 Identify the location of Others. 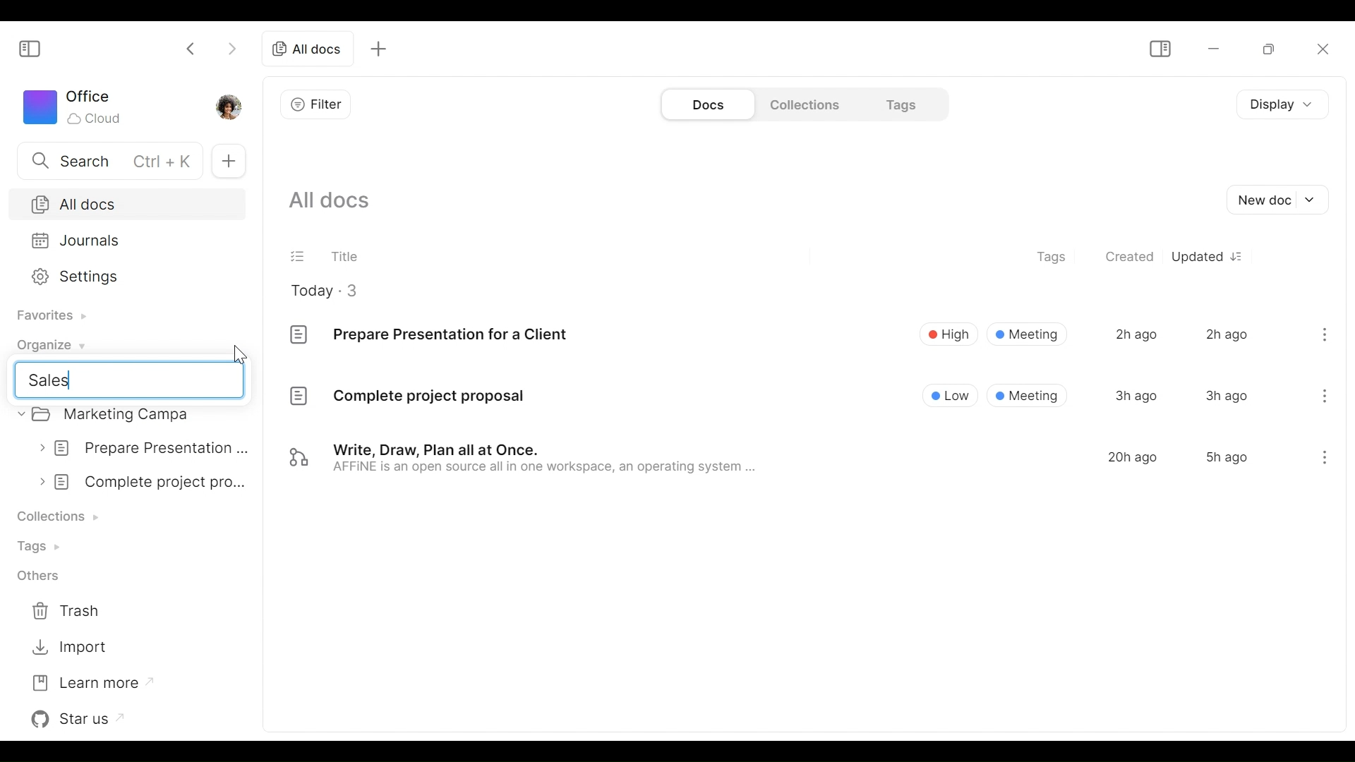
(43, 576).